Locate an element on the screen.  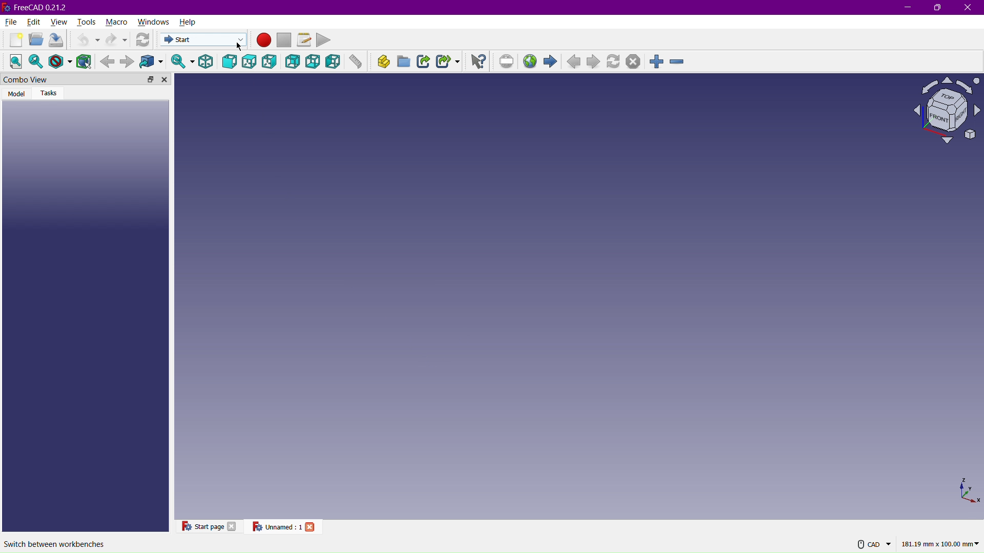
Minimize is located at coordinates (908, 8).